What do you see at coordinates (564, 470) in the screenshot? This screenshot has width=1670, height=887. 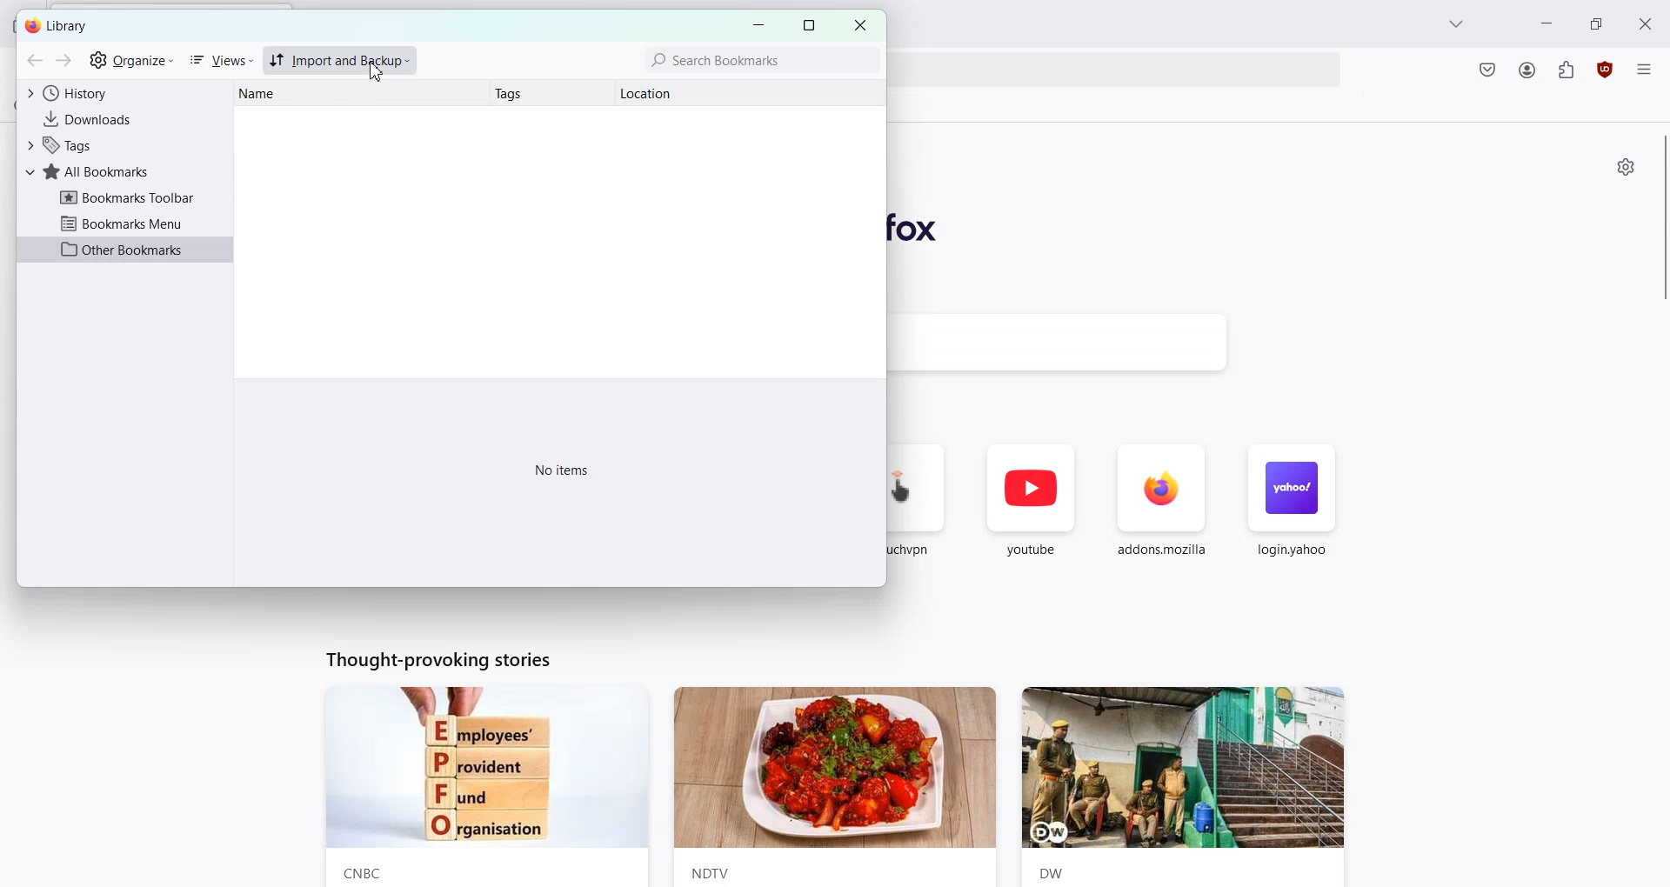 I see `Text` at bounding box center [564, 470].